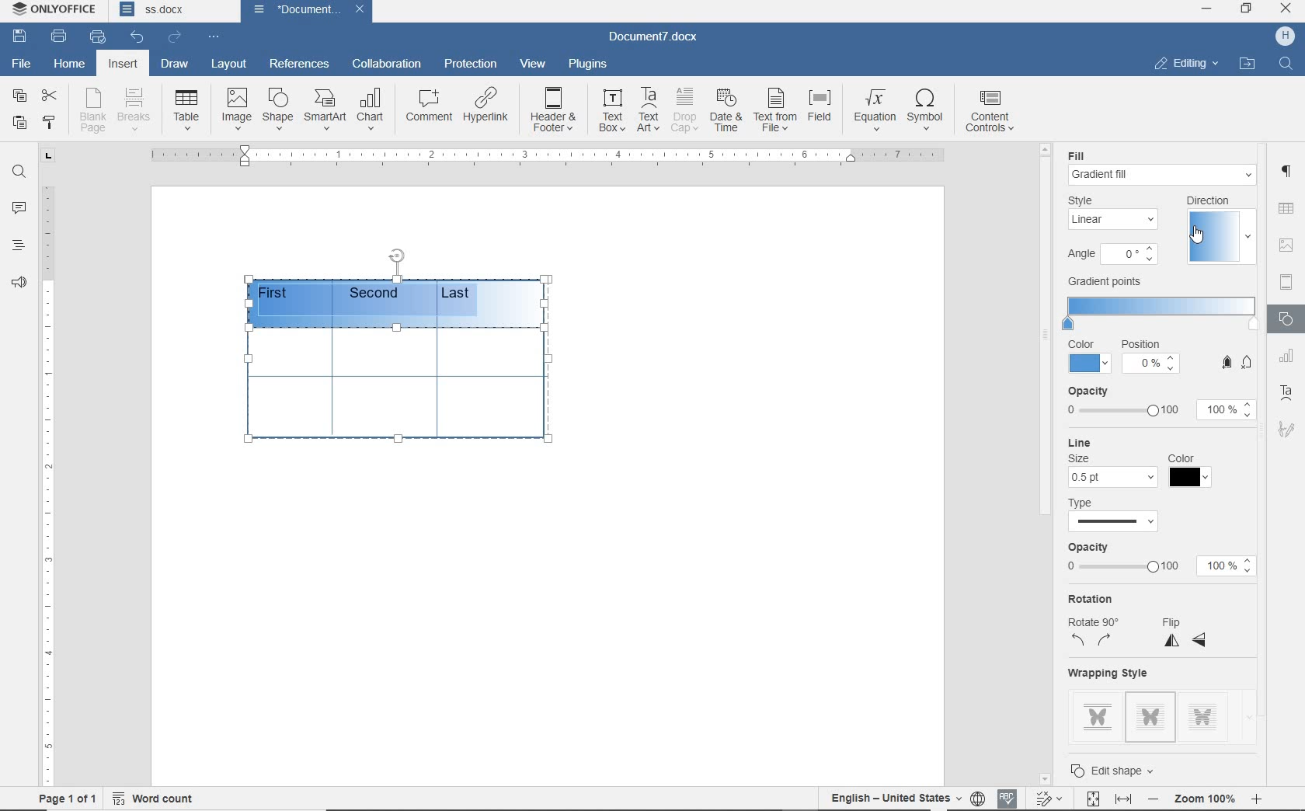 This screenshot has height=811, width=1305. I want to click on color, so click(1182, 456).